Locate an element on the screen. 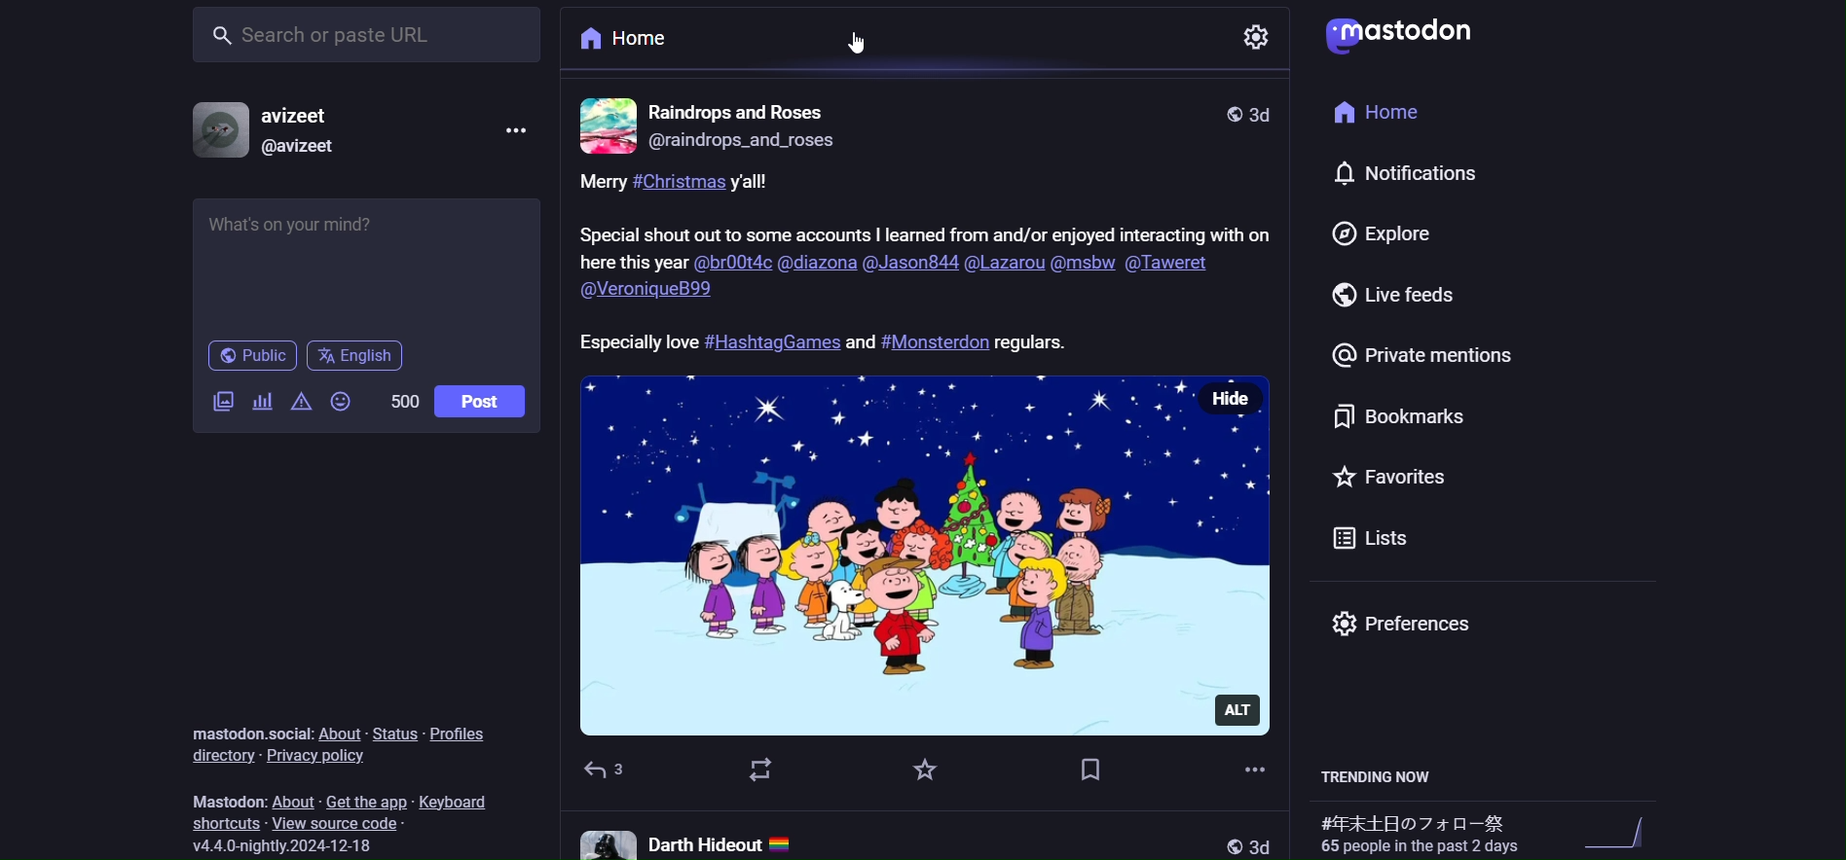 The image size is (1846, 860). private mention is located at coordinates (1412, 353).